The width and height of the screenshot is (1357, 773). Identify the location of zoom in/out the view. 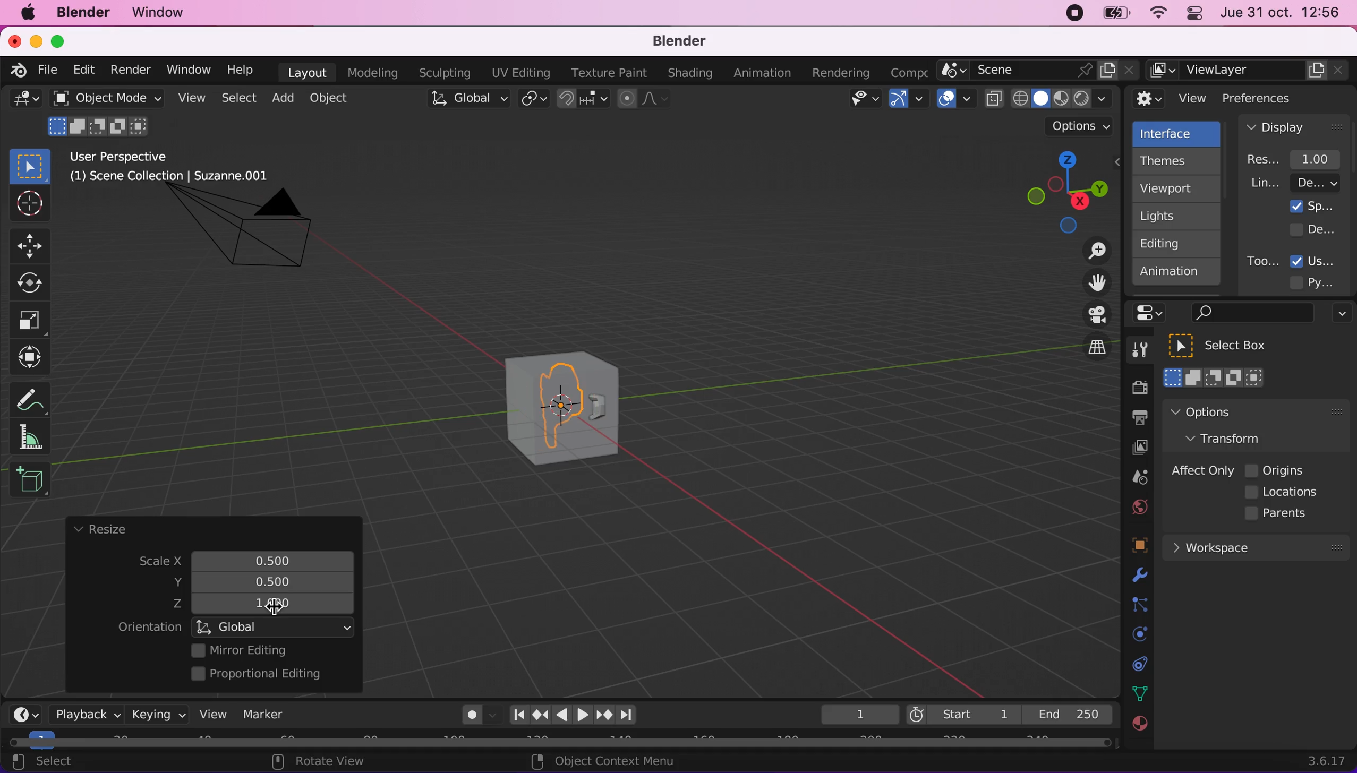
(1091, 251).